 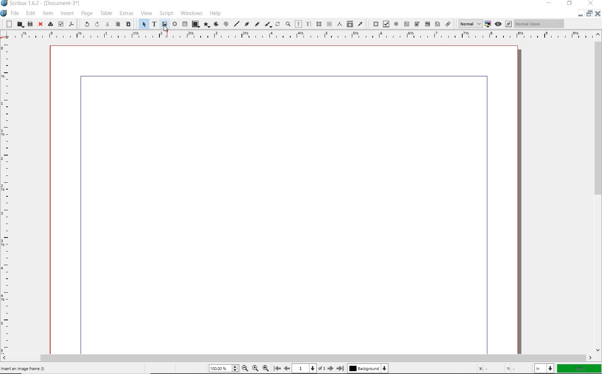 I want to click on new, so click(x=9, y=24).